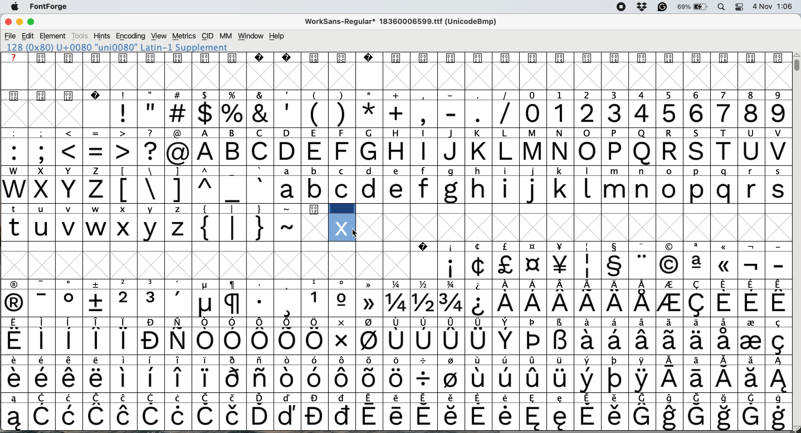  What do you see at coordinates (117, 47) in the screenshot?
I see `120 (0x78) U+0078 "x" LATIN SMALL LETTER X` at bounding box center [117, 47].